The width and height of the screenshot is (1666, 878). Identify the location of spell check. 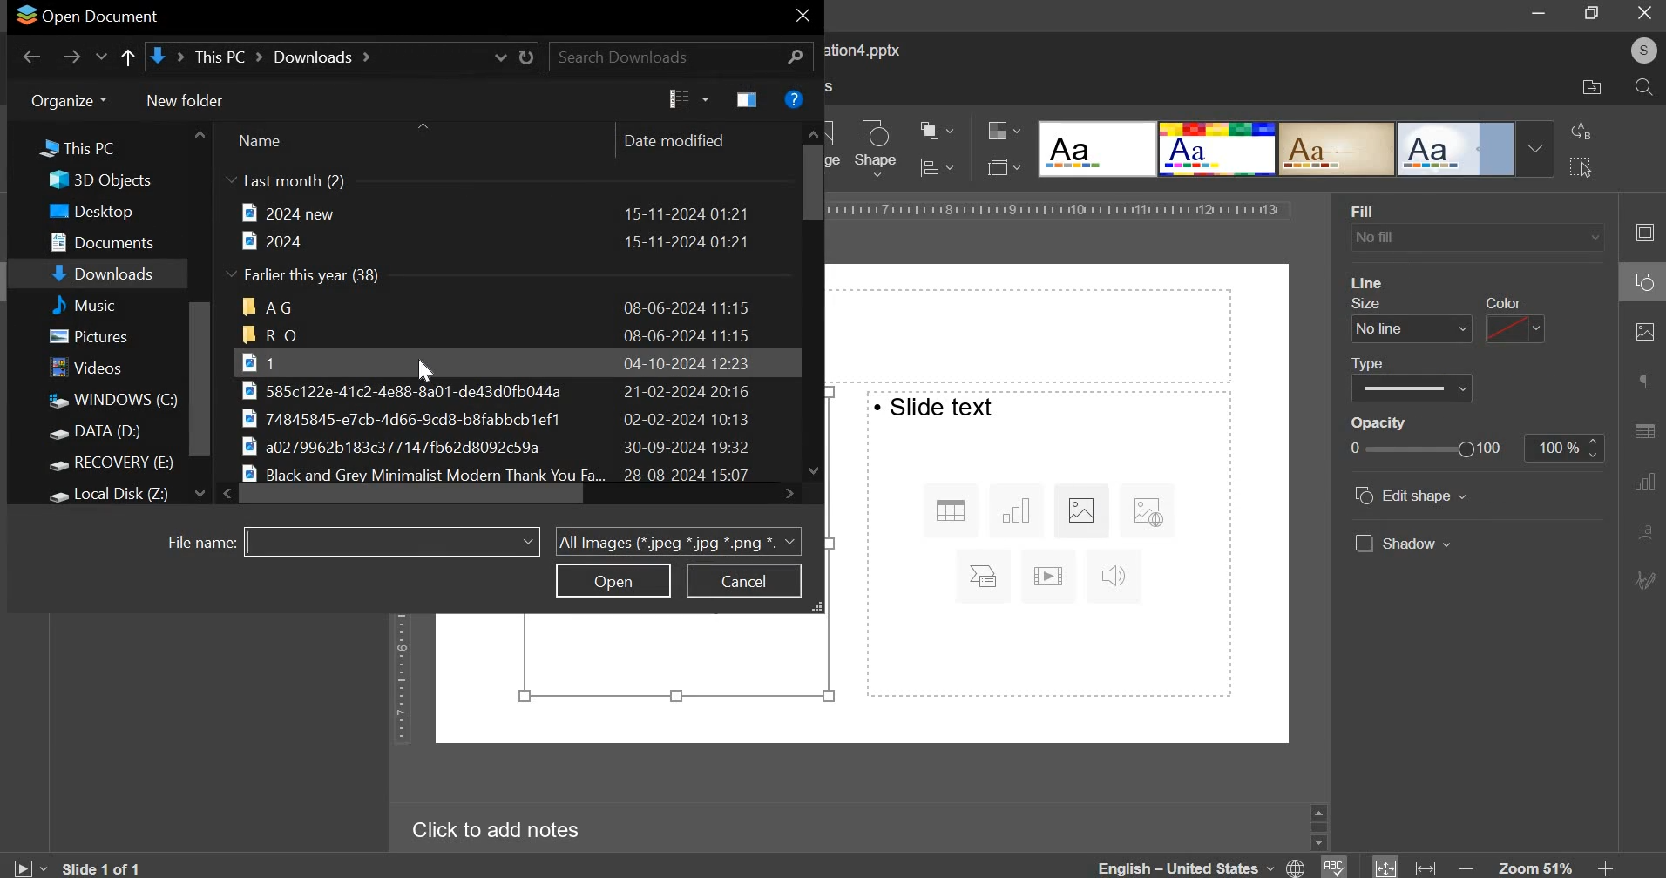
(1336, 867).